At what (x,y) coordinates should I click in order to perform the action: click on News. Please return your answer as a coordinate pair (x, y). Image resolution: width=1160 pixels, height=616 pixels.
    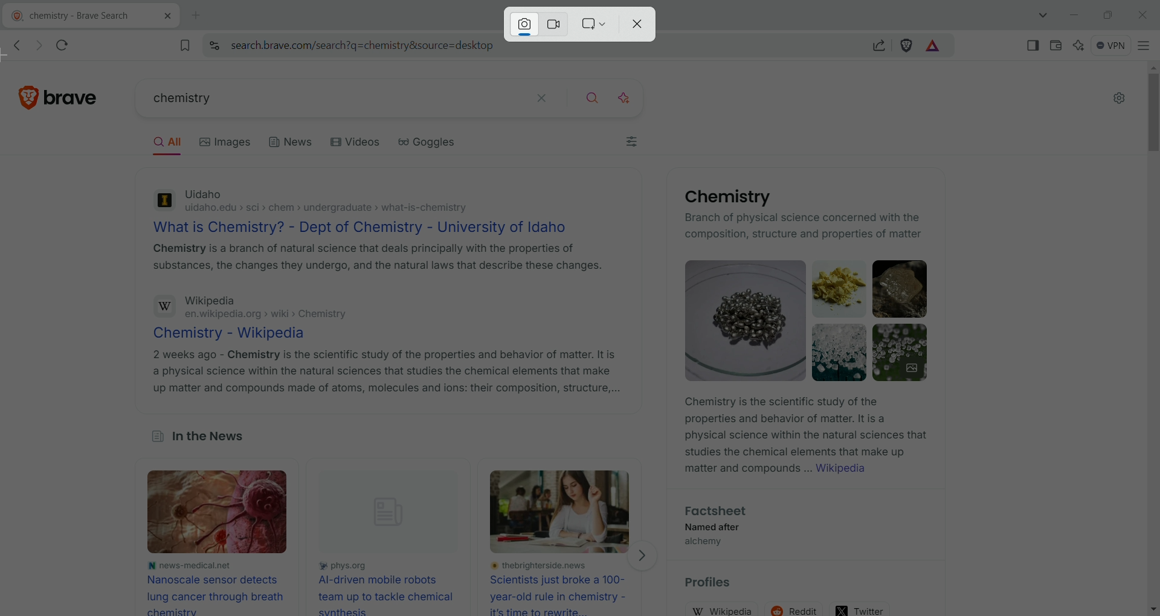
    Looking at the image, I should click on (291, 146).